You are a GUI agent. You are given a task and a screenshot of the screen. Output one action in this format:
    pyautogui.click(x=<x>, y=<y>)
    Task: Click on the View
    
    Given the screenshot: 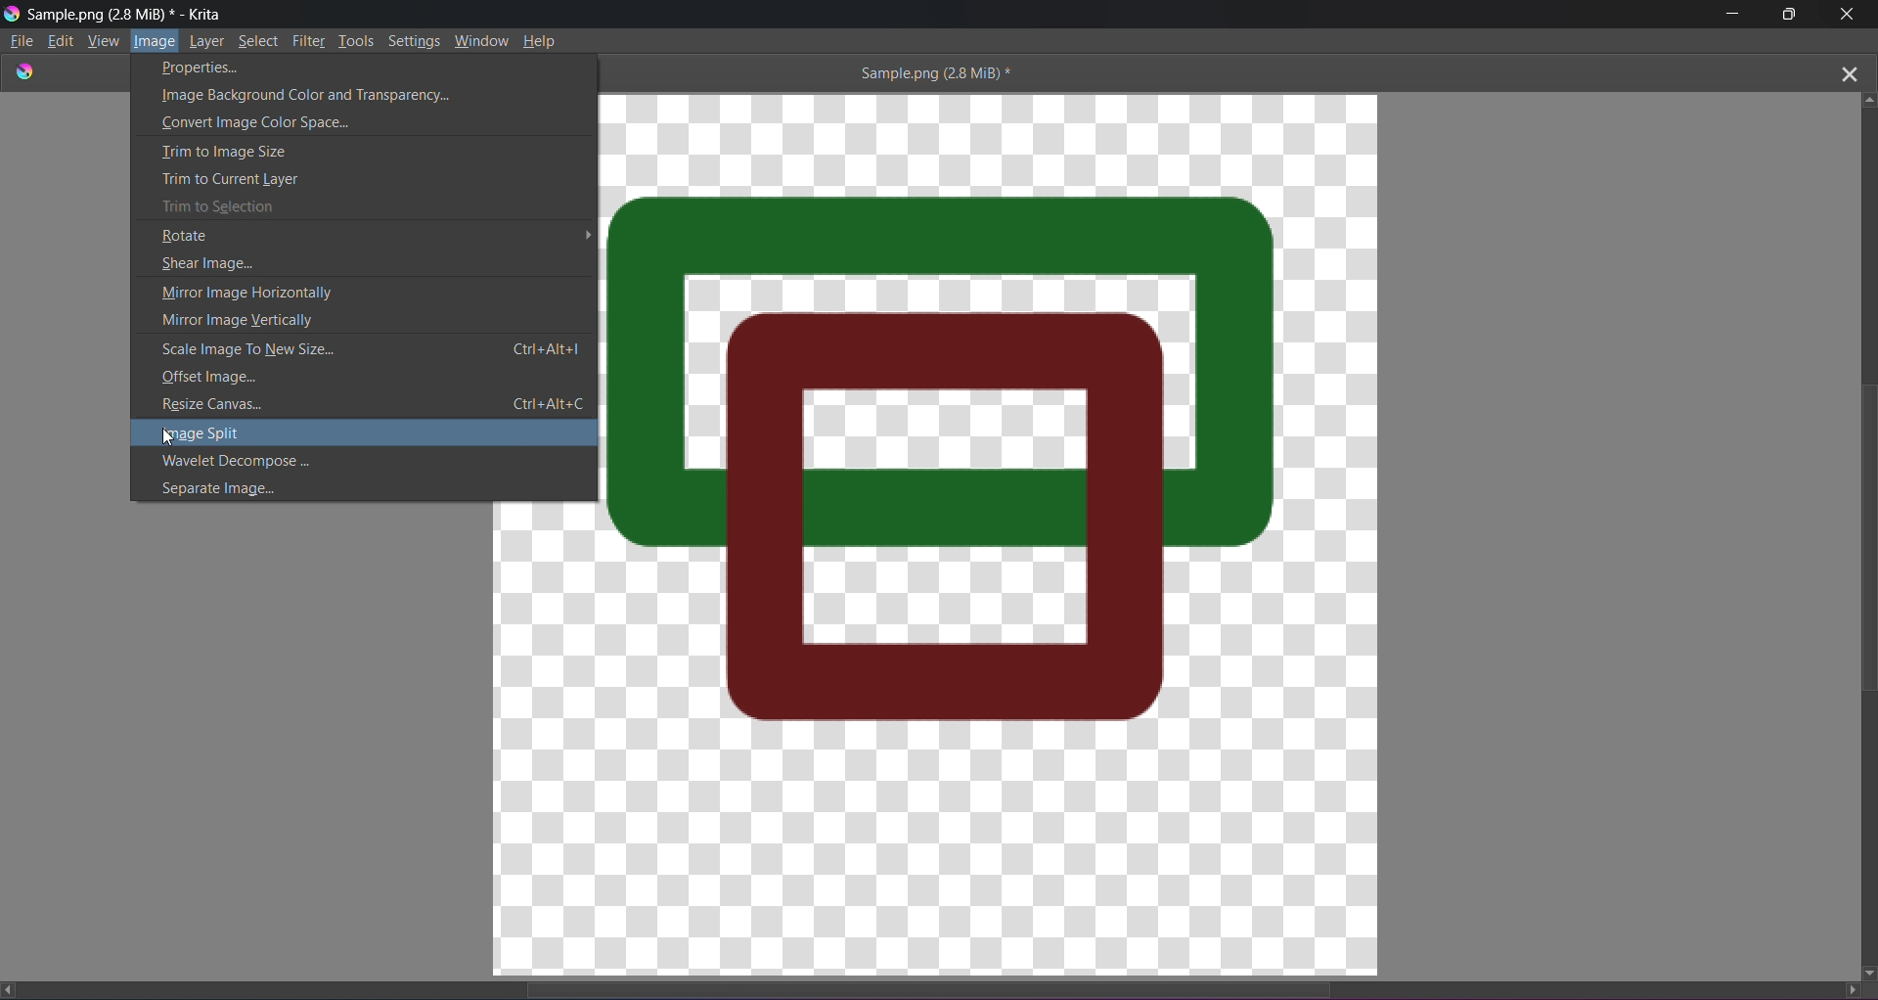 What is the action you would take?
    pyautogui.click(x=104, y=42)
    